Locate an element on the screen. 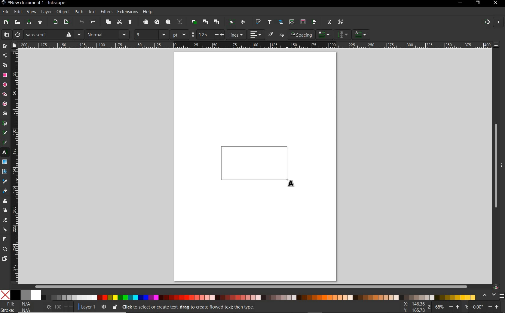 Image resolution: width=505 pixels, height=313 pixels. scrollbar is located at coordinates (252, 286).